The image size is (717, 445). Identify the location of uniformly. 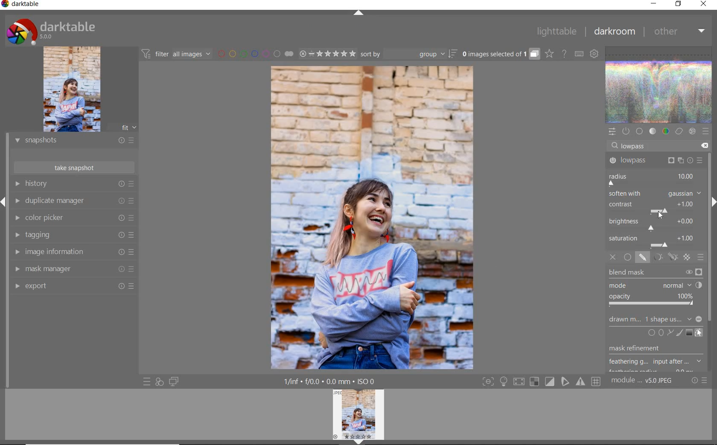
(627, 257).